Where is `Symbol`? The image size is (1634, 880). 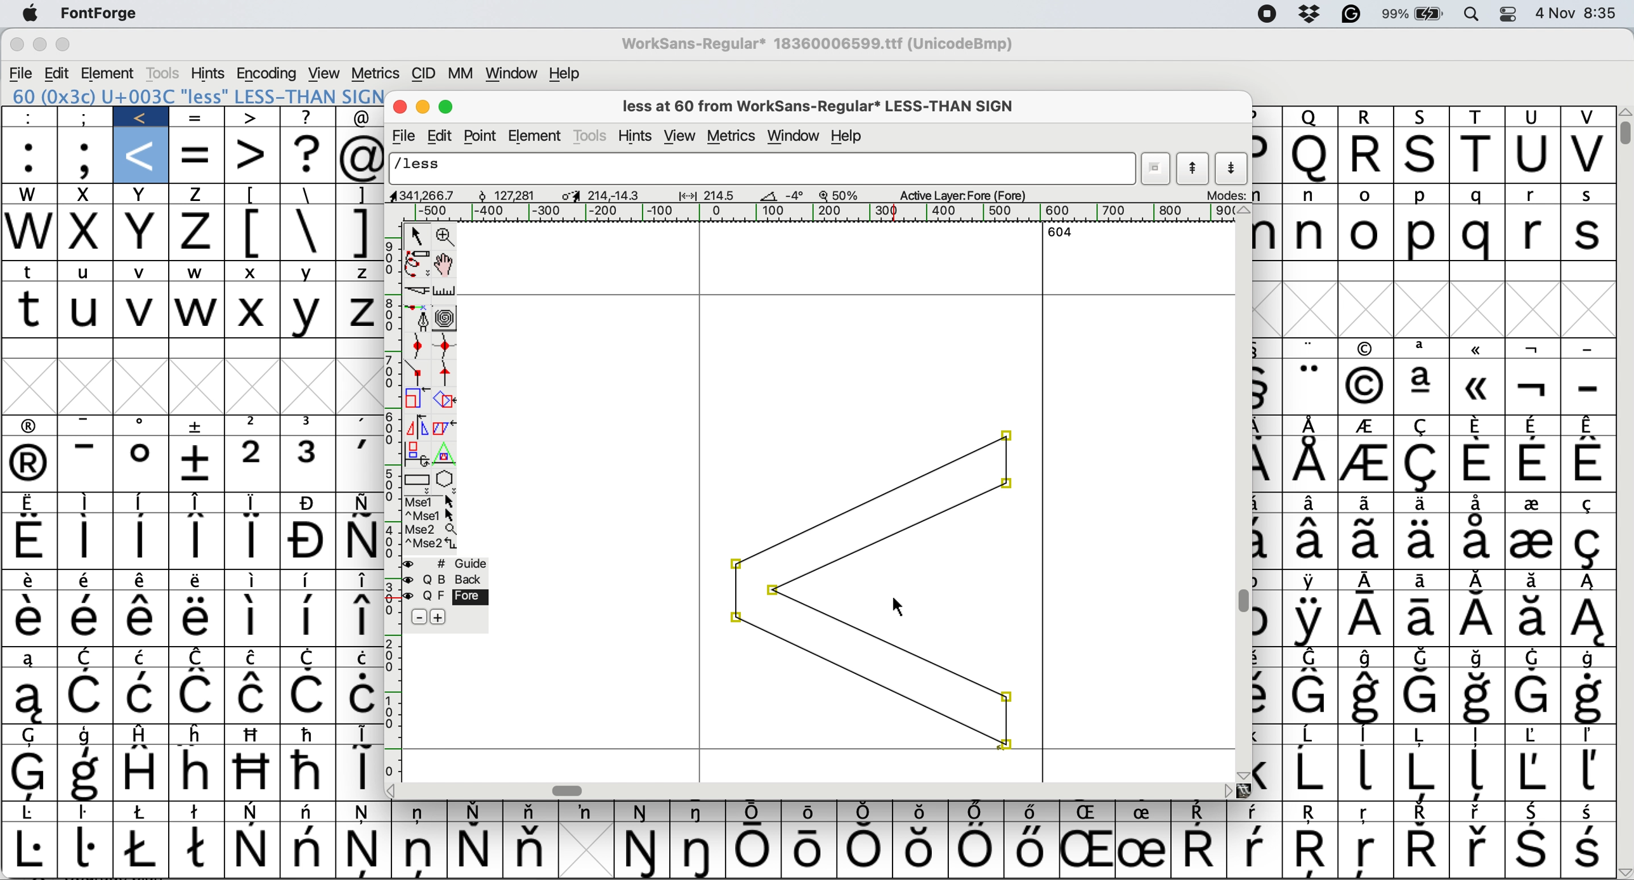
Symbol is located at coordinates (1533, 388).